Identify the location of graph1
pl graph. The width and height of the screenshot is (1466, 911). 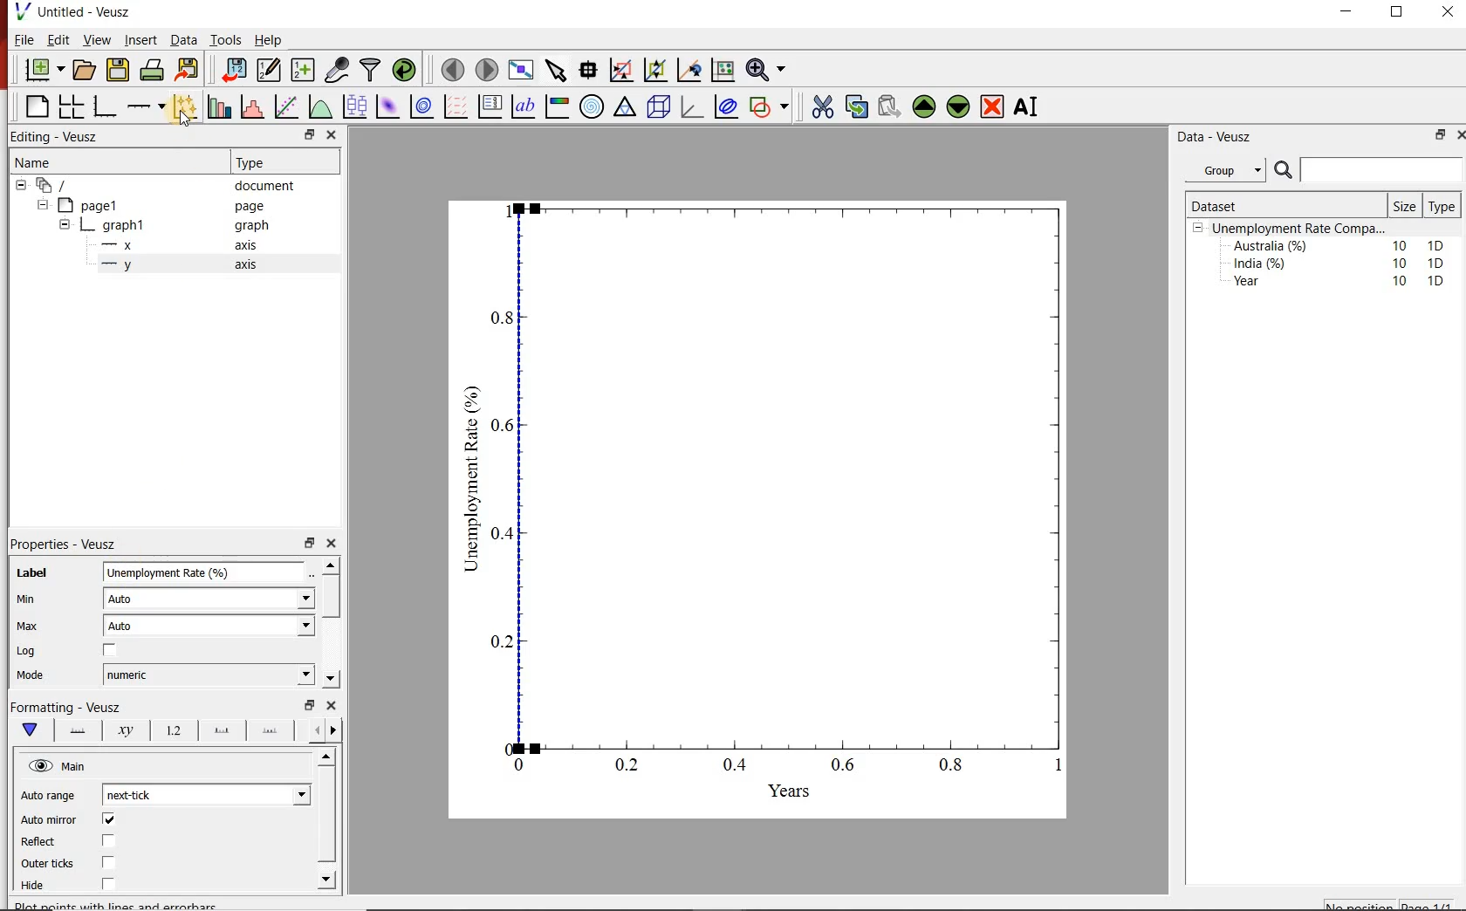
(181, 226).